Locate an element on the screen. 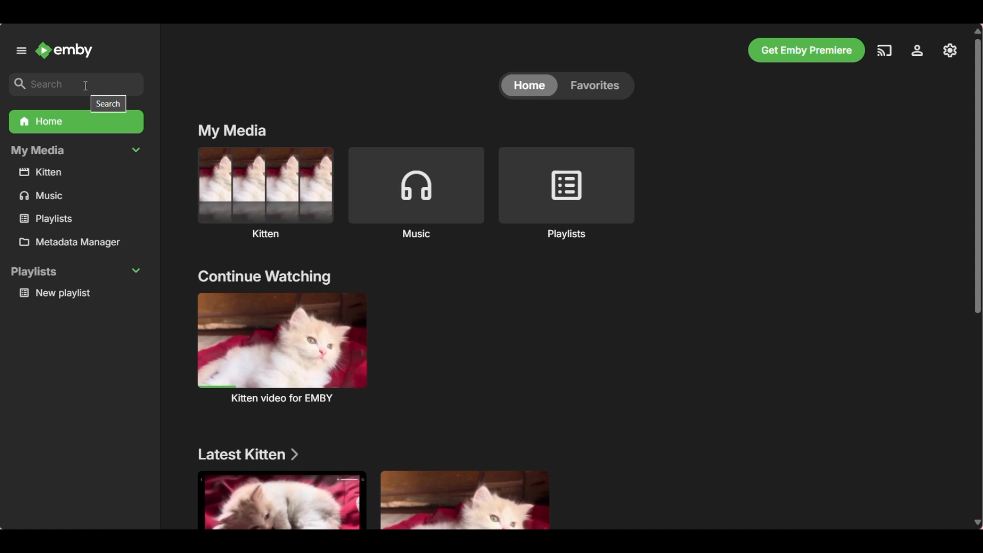  Latest kitten is located at coordinates (250, 454).